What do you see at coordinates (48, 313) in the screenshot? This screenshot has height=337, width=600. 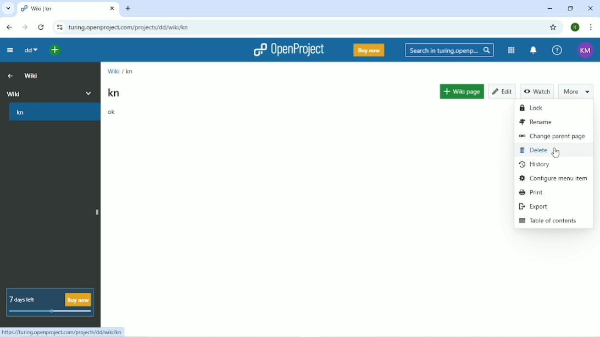 I see `meter` at bounding box center [48, 313].